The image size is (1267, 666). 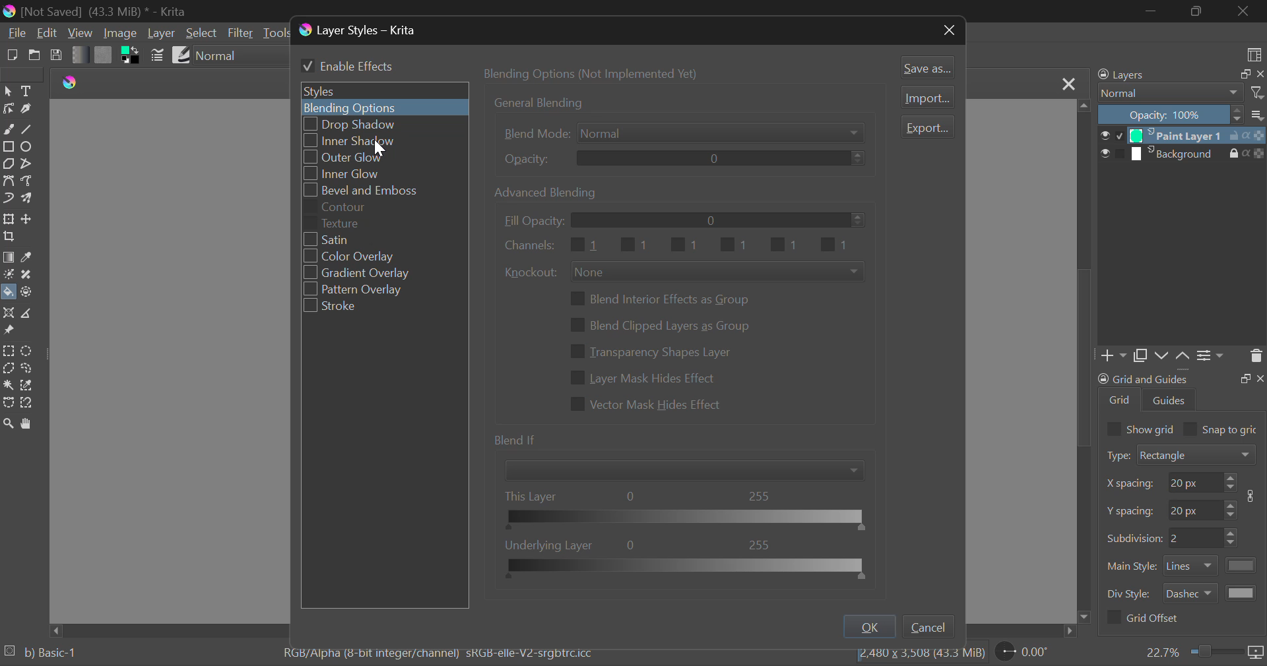 What do you see at coordinates (26, 146) in the screenshot?
I see `Ellipses Selected ` at bounding box center [26, 146].